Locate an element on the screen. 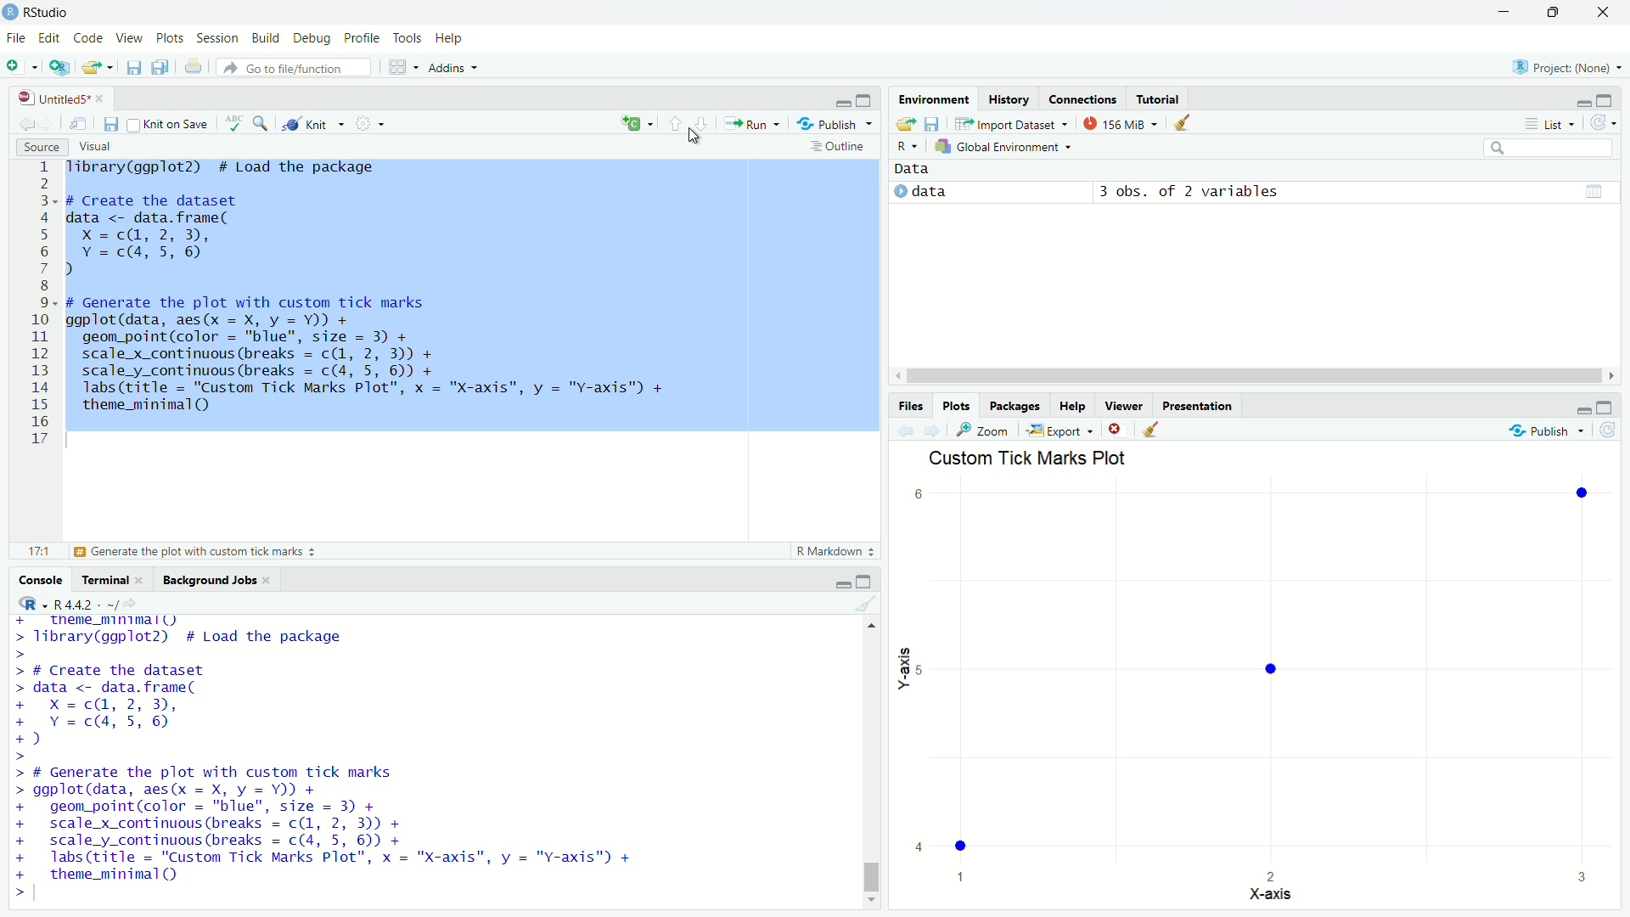 Image resolution: width=1630 pixels, height=917 pixels. prompt cursor is located at coordinates (14, 894).